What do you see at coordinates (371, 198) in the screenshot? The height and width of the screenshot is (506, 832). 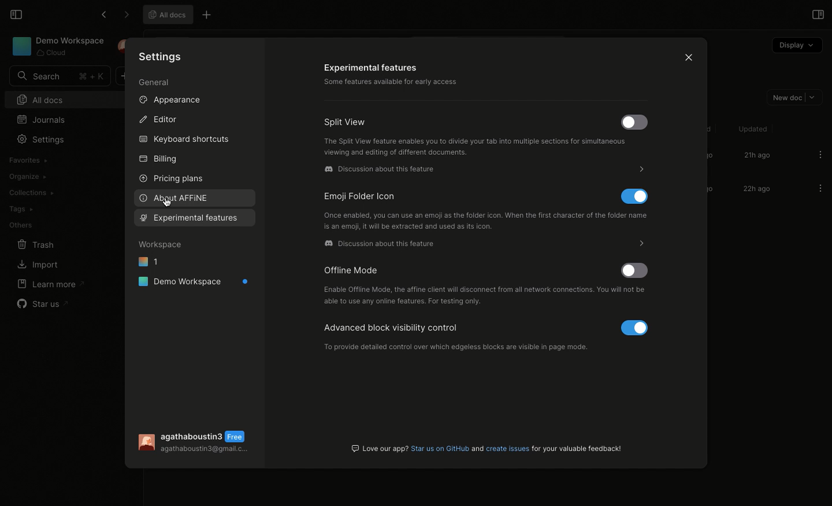 I see `Icon` at bounding box center [371, 198].